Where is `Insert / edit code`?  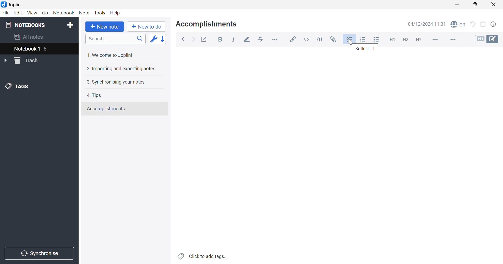 Insert / edit code is located at coordinates (292, 39).